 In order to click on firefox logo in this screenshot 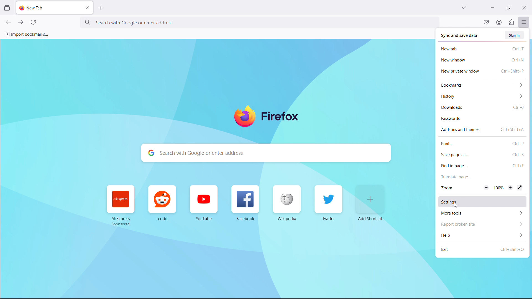, I will do `click(267, 117)`.